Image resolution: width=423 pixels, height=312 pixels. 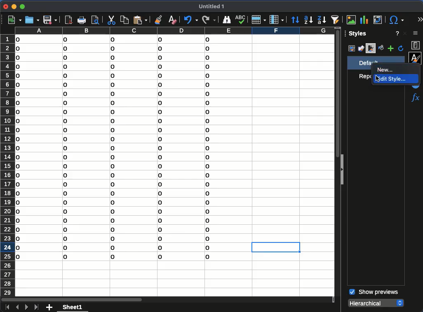 I want to click on clear formatting, so click(x=173, y=19).